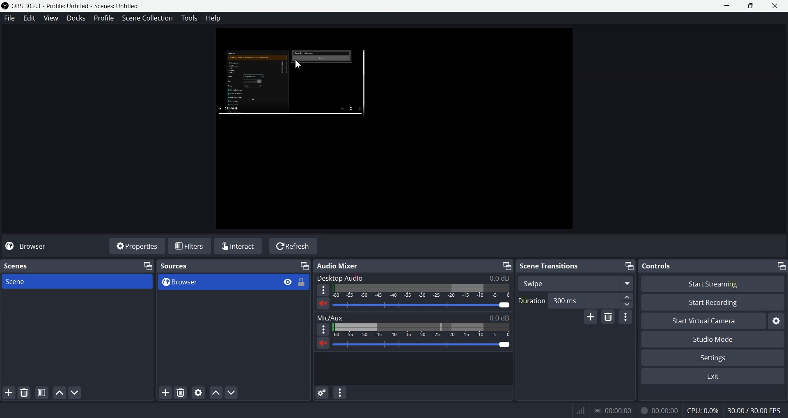  What do you see at coordinates (17, 266) in the screenshot?
I see `Scenes` at bounding box center [17, 266].